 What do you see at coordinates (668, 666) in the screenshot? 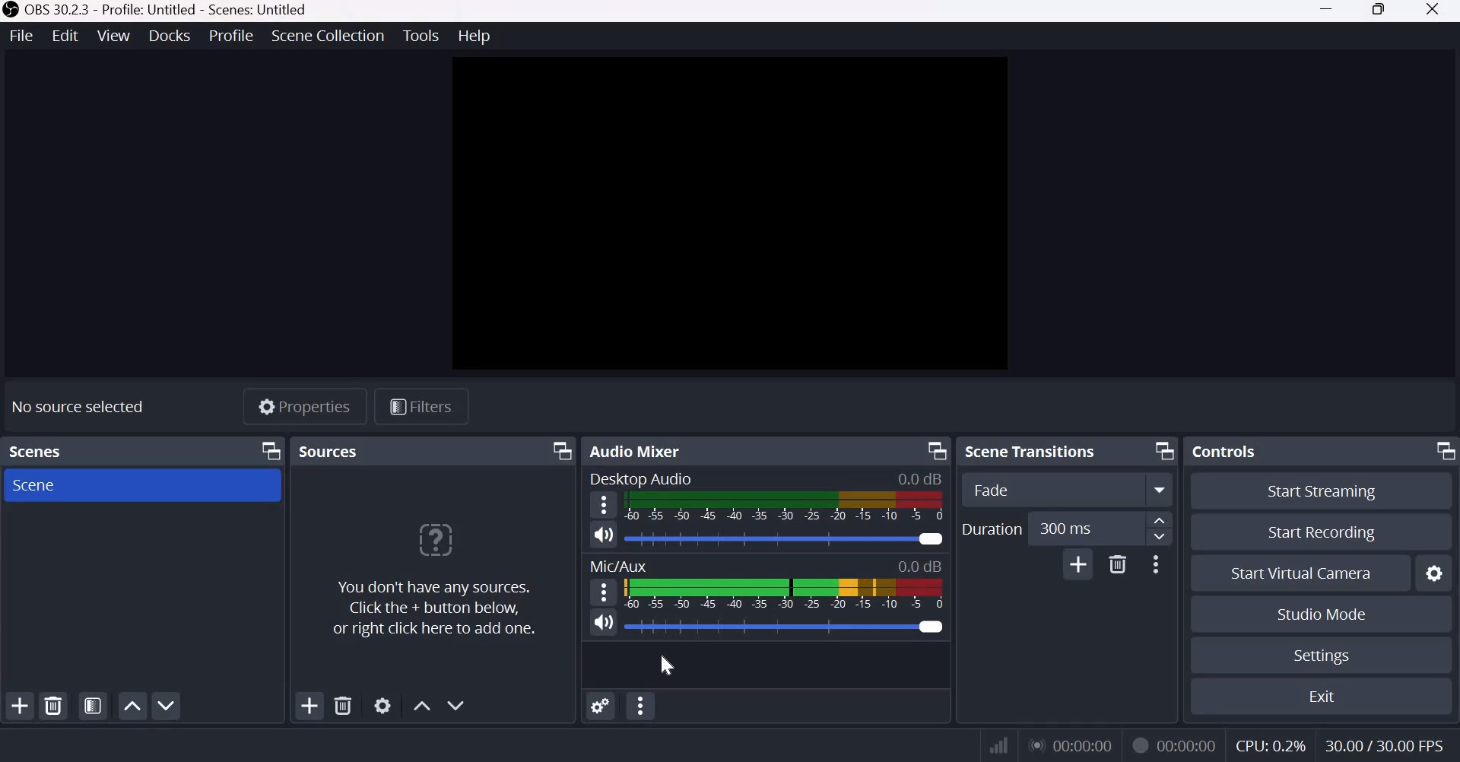
I see `cursor` at bounding box center [668, 666].